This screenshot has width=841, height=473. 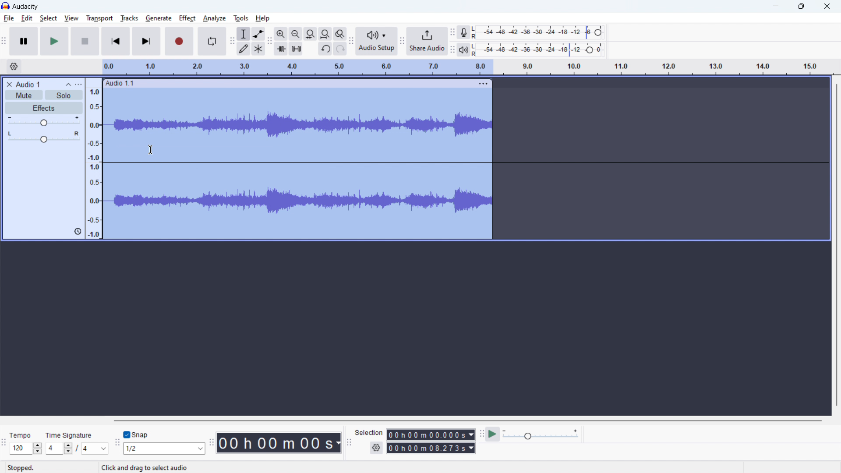 I want to click on maximize, so click(x=801, y=7).